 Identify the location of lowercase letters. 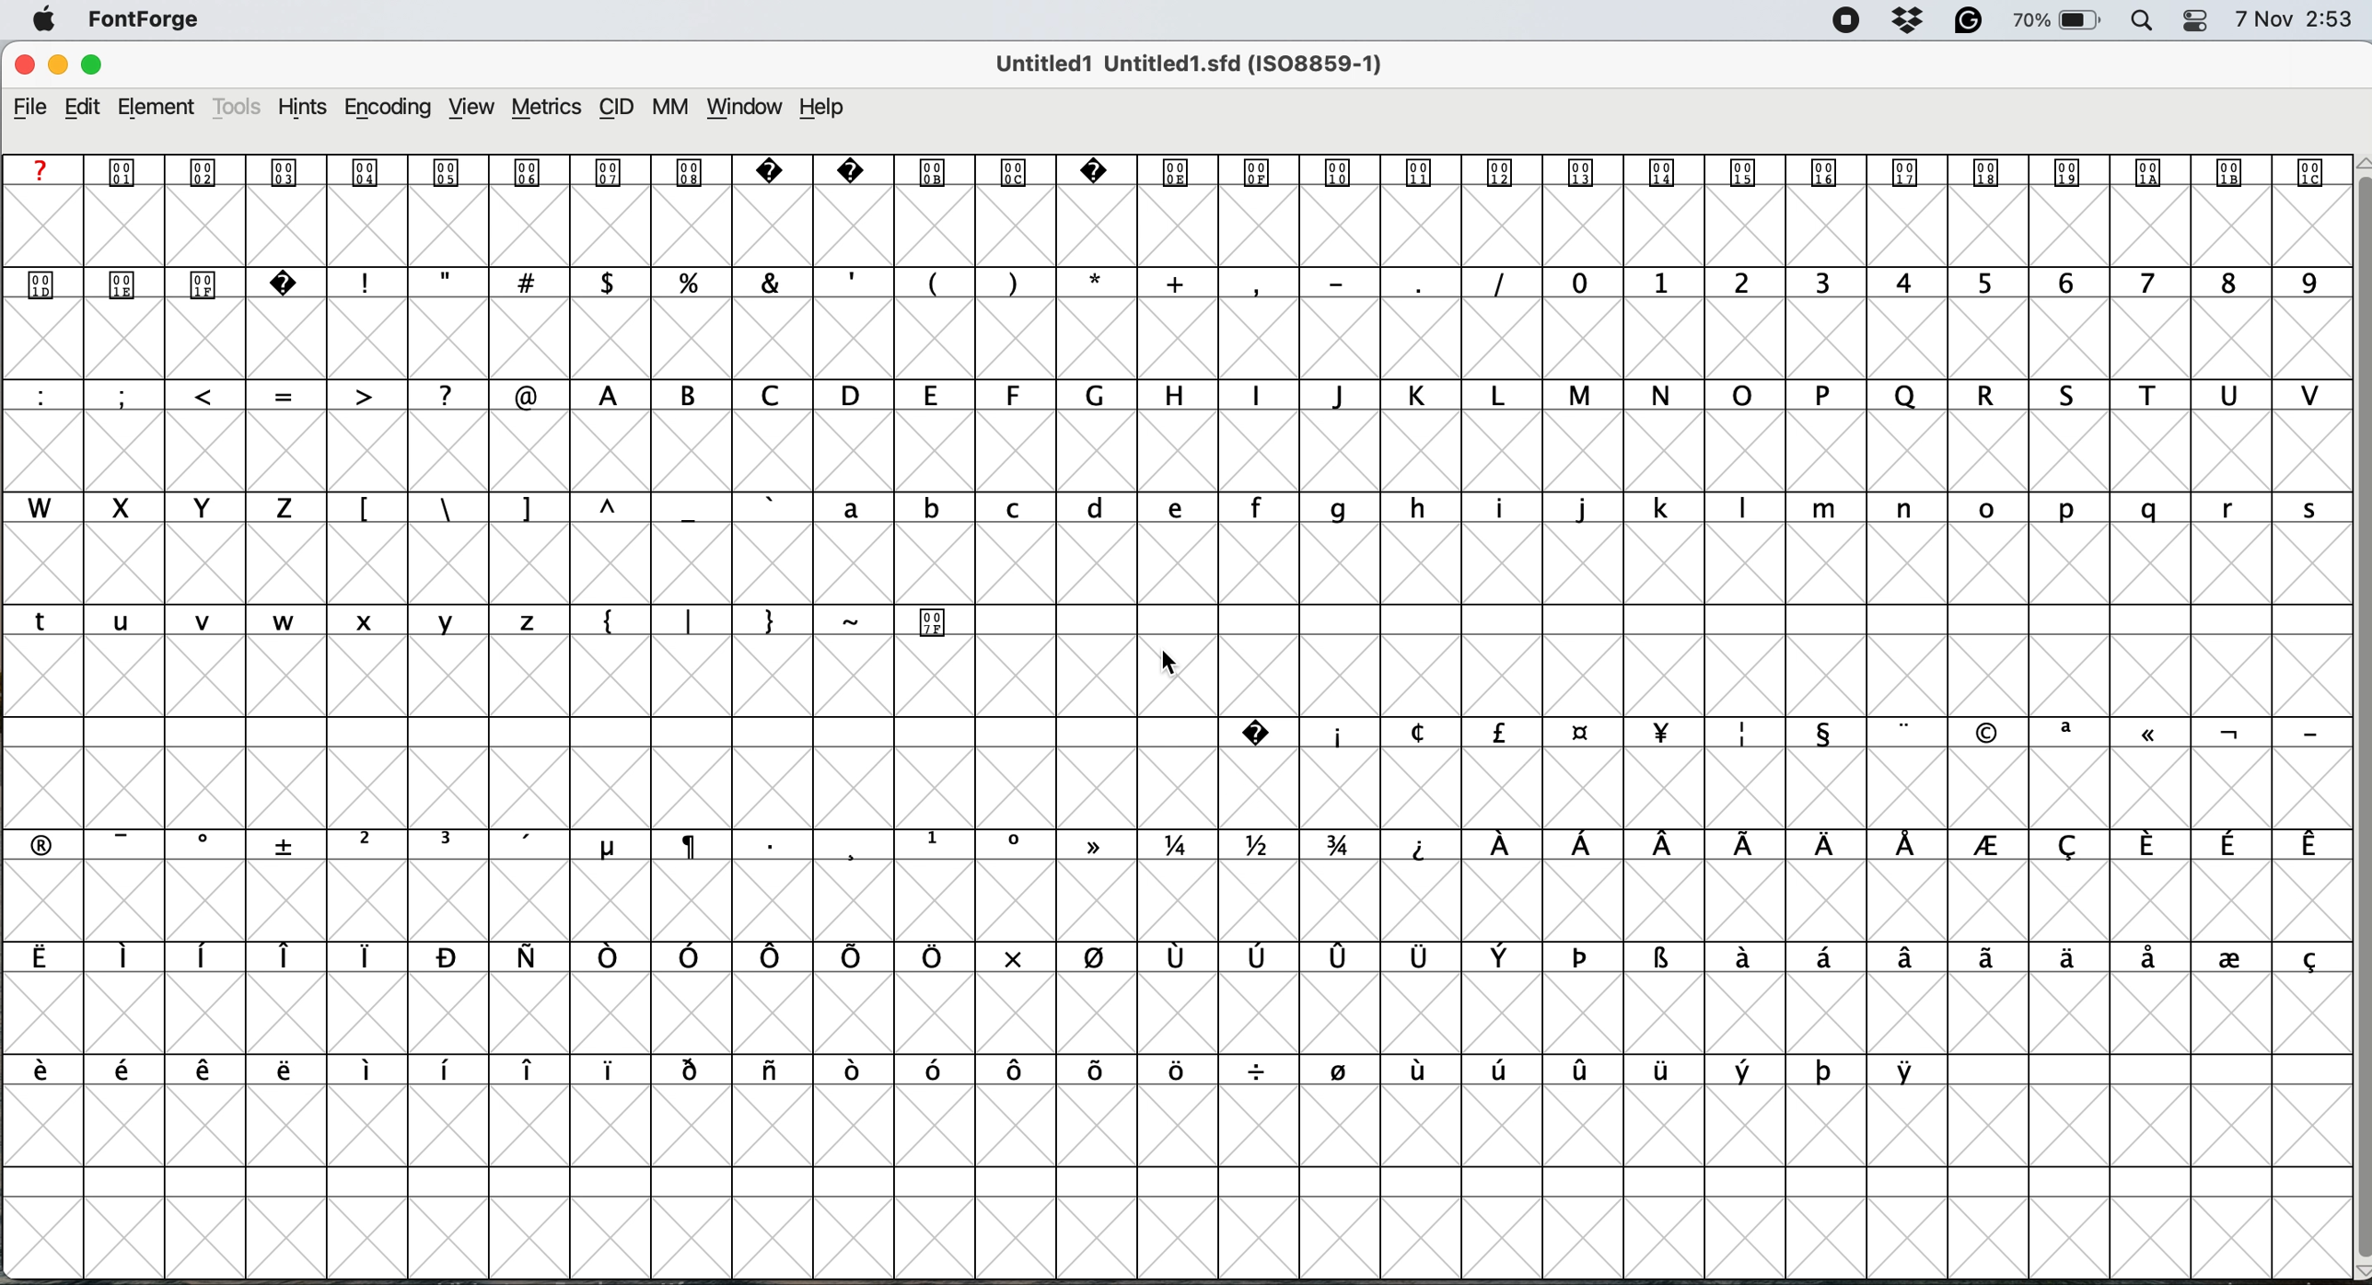
(1570, 506).